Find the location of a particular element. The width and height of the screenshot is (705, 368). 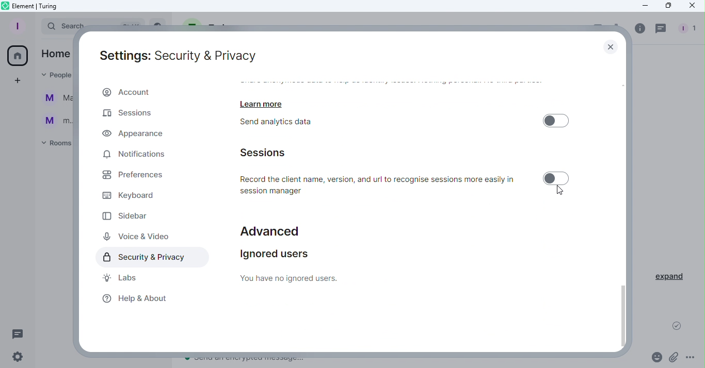

Appearance is located at coordinates (142, 135).